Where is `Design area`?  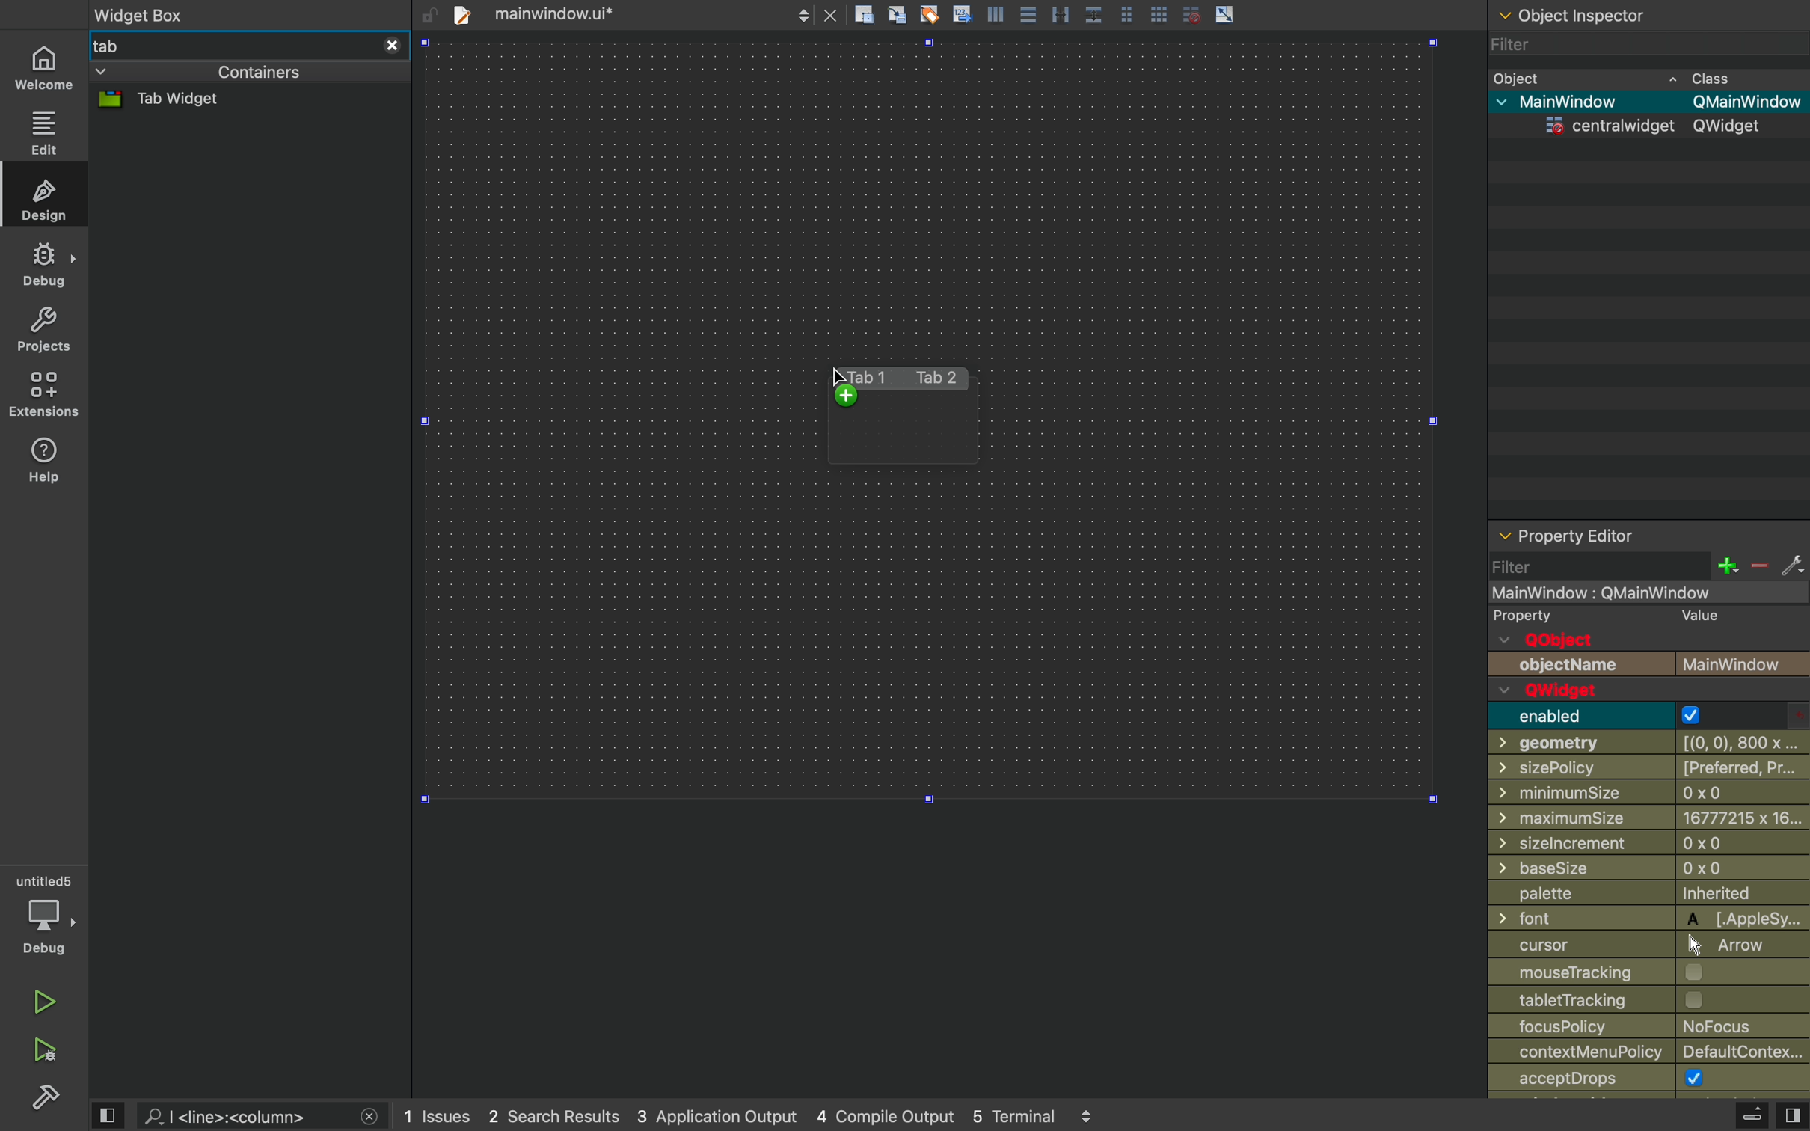 Design area is located at coordinates (932, 420).